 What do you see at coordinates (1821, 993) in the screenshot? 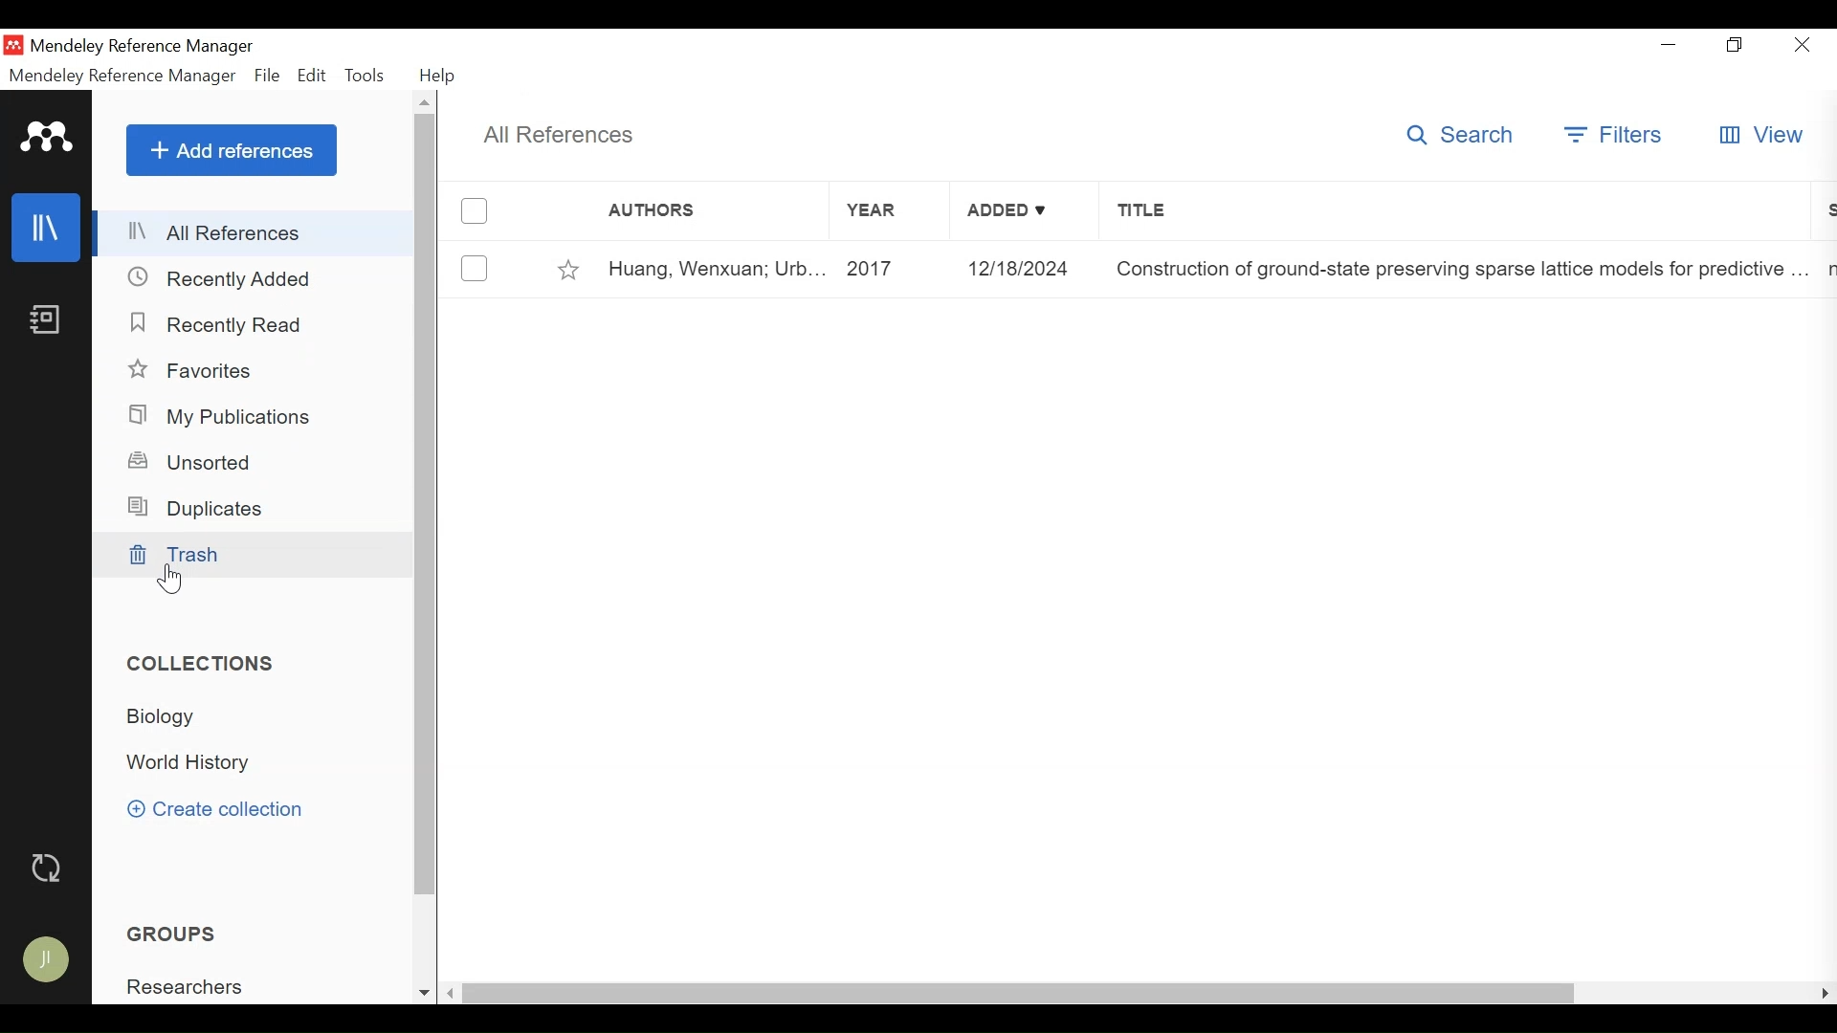
I see `Scroll Right` at bounding box center [1821, 993].